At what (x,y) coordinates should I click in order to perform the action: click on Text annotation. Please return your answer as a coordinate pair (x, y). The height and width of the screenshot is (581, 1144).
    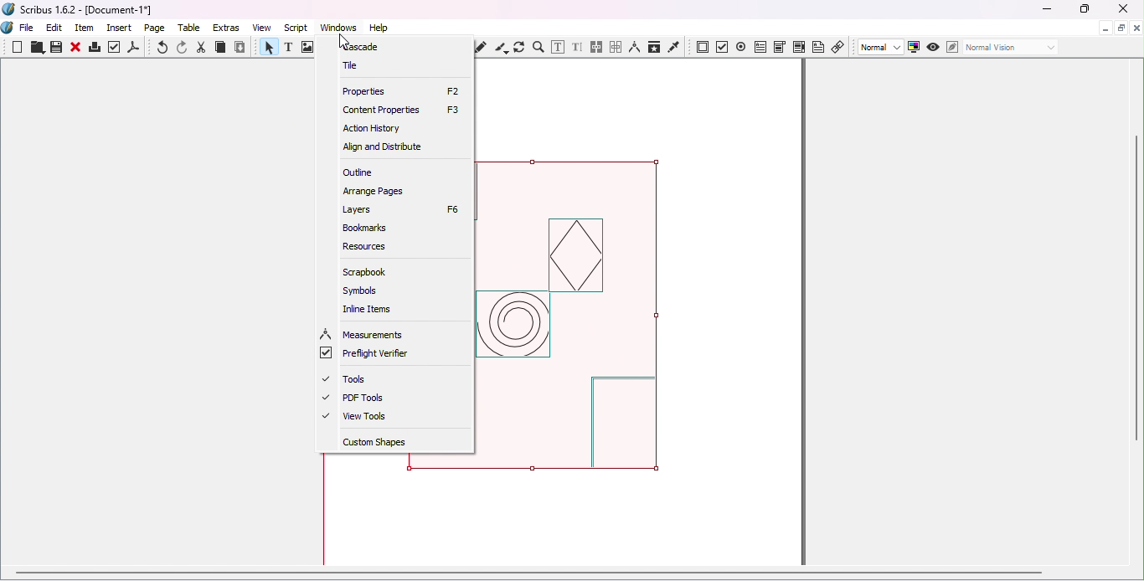
    Looking at the image, I should click on (818, 46).